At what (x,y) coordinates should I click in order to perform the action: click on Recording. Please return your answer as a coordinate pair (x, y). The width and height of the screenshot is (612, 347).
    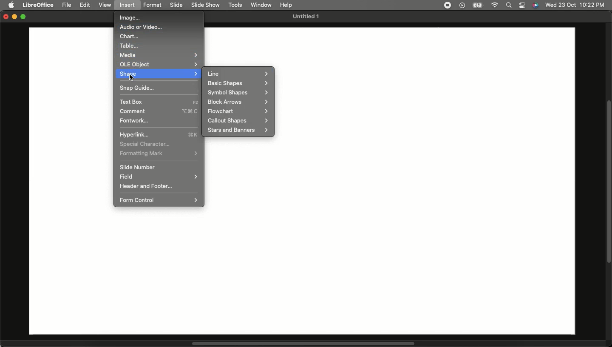
    Looking at the image, I should click on (447, 5).